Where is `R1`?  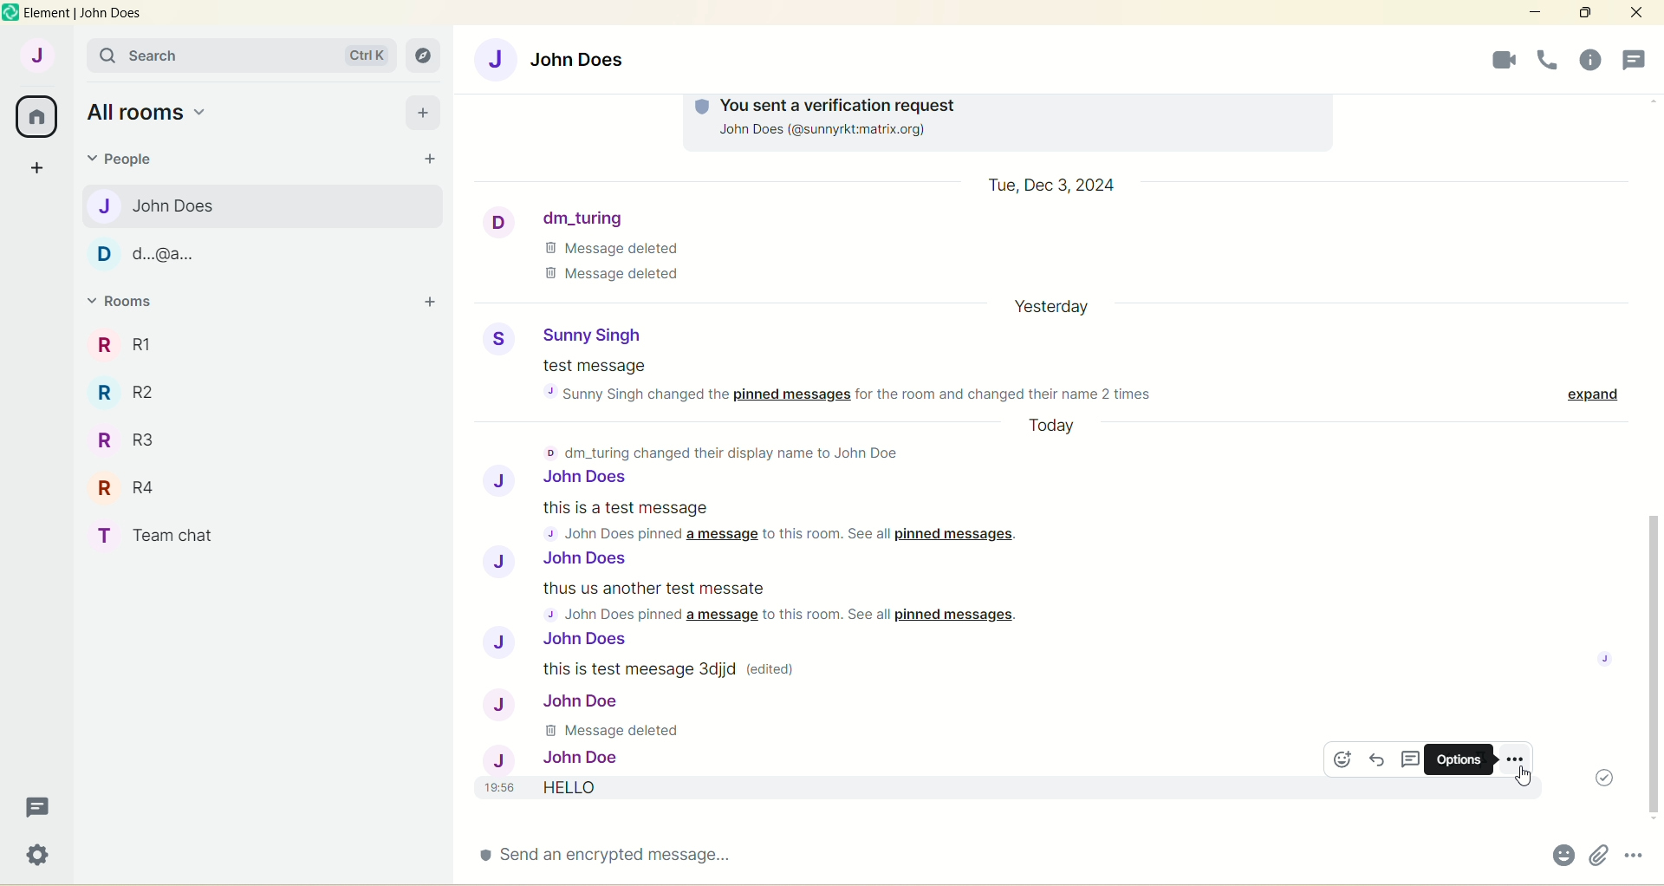
R1 is located at coordinates (150, 339).